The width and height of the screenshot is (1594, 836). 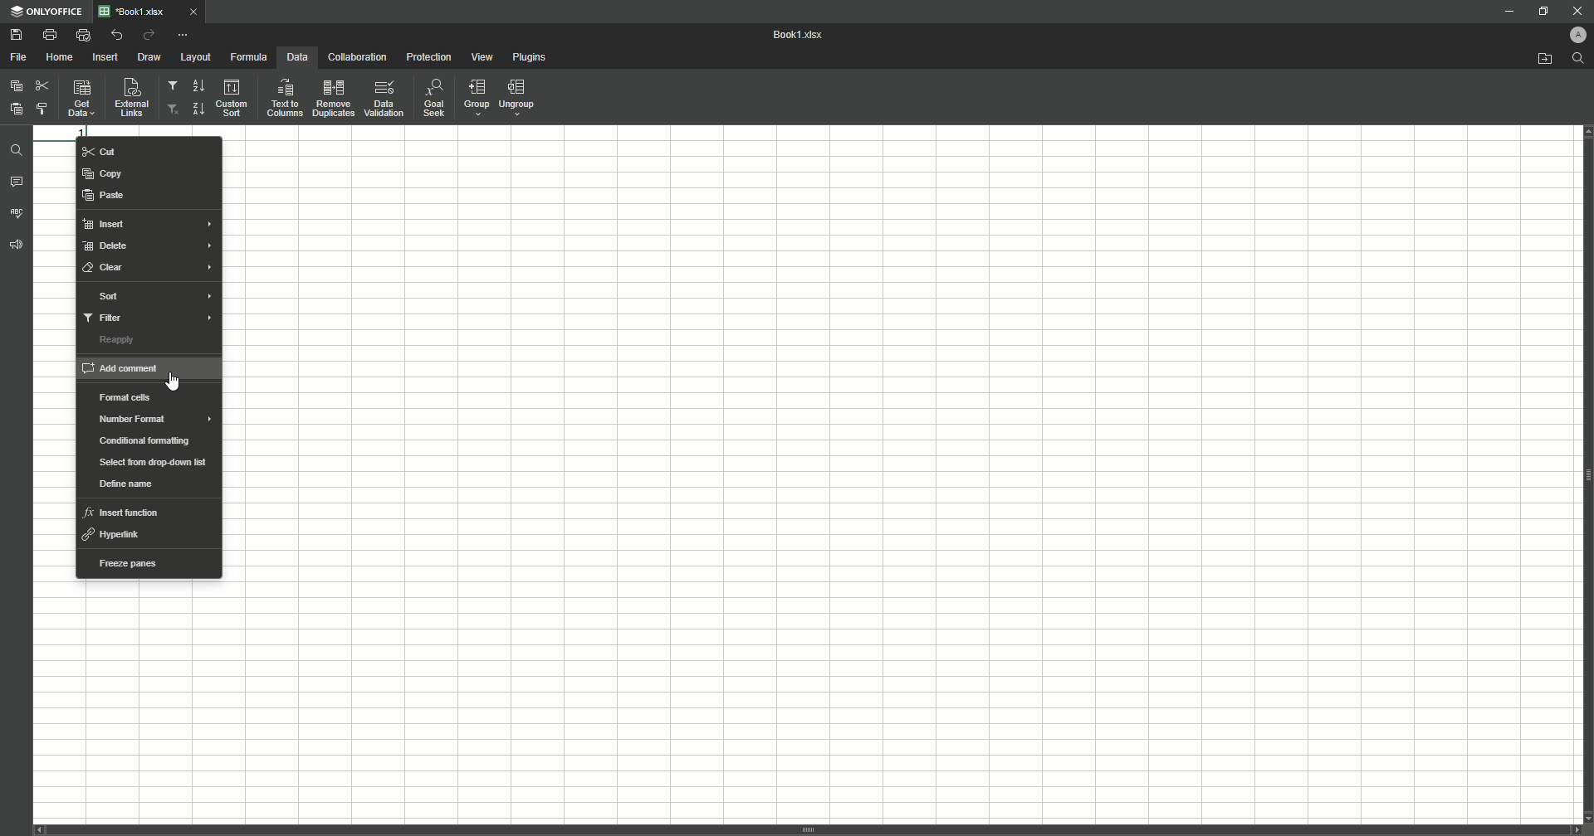 I want to click on ONLYOFFICE, so click(x=47, y=12).